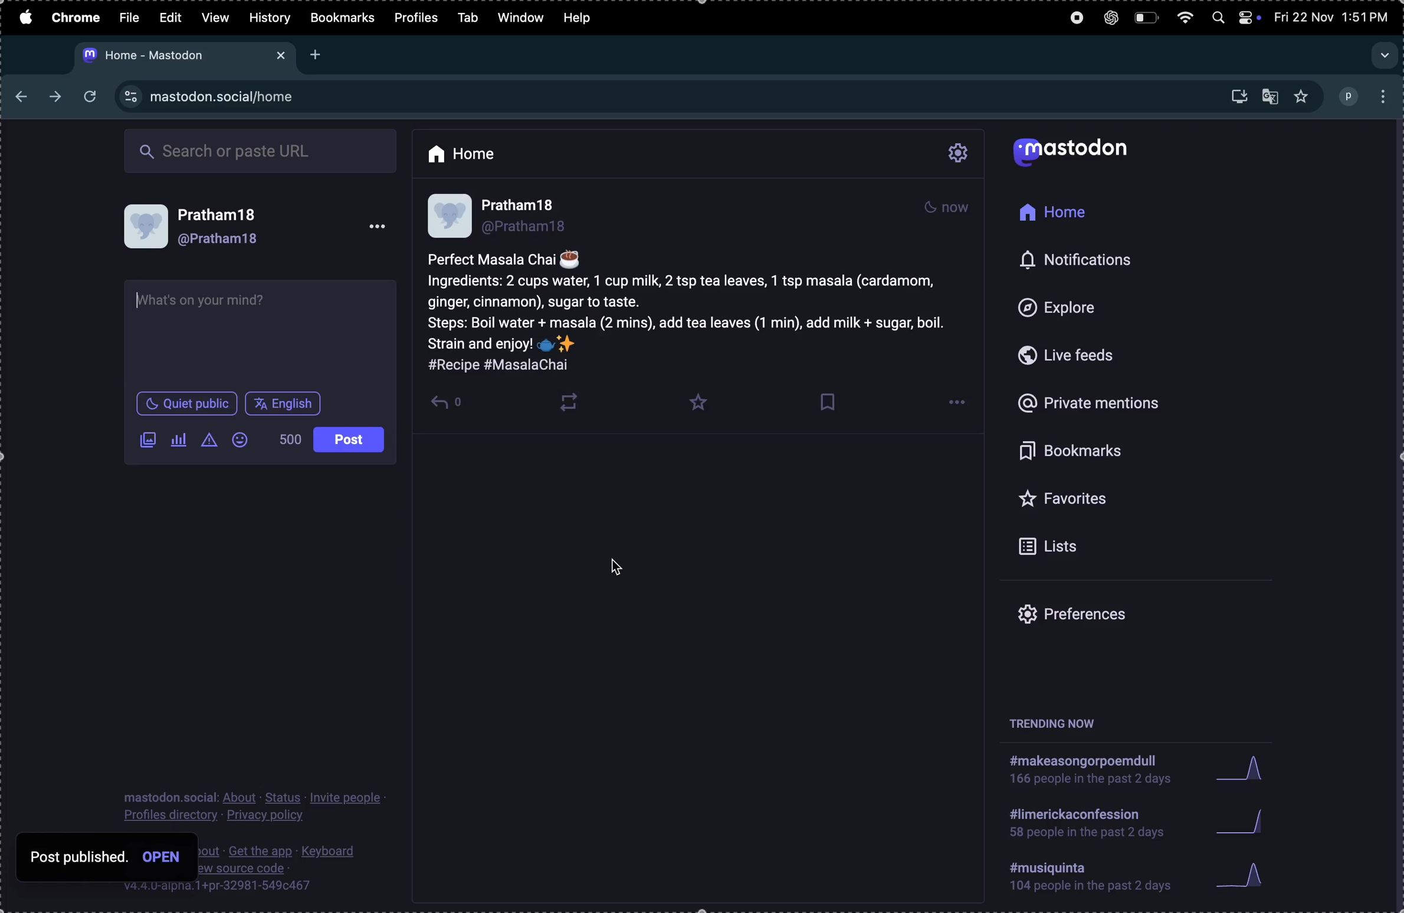 This screenshot has width=1404, height=913. I want to click on add image, so click(142, 439).